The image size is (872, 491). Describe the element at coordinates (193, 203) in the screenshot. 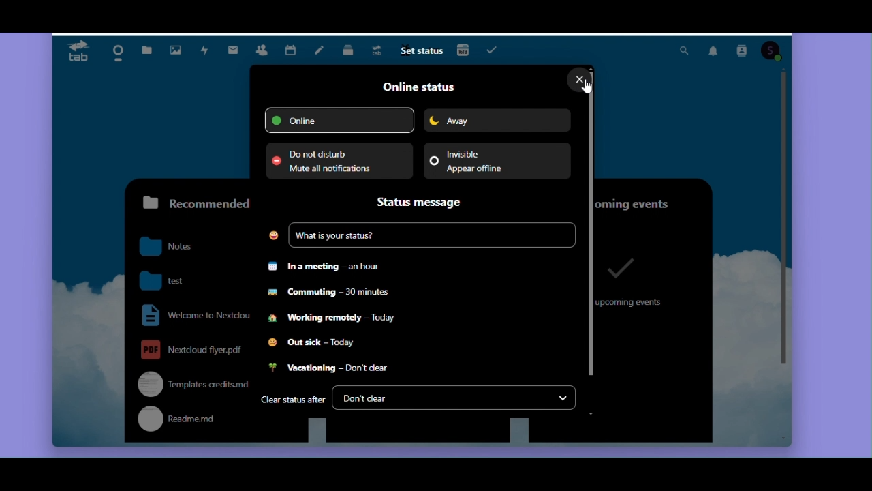

I see `Recommended files` at that location.